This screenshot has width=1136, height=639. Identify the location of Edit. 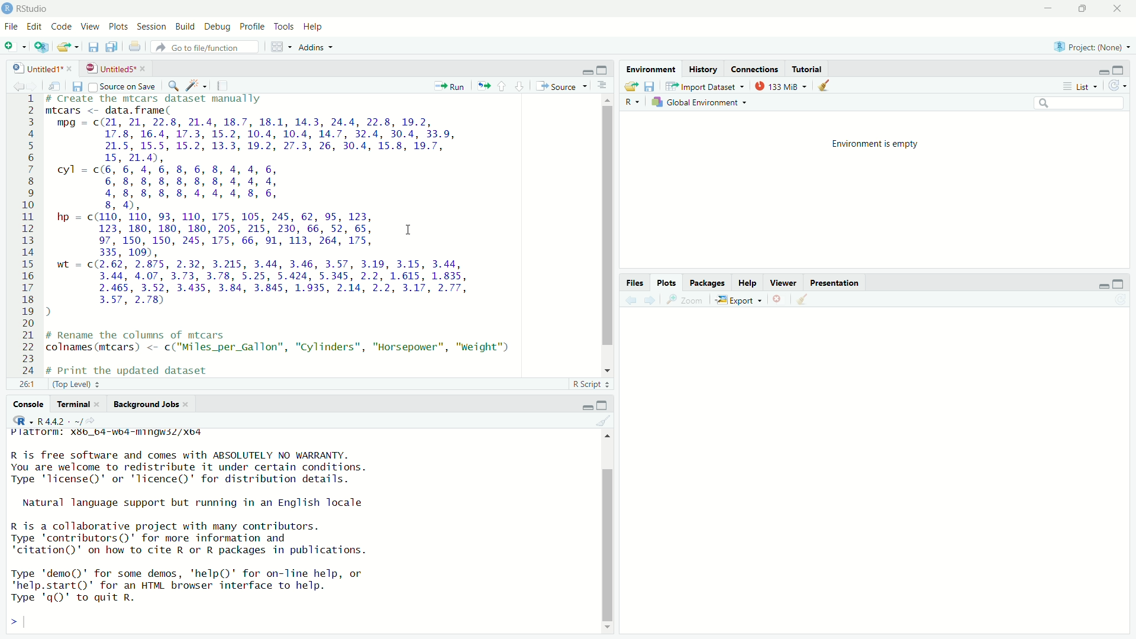
(34, 27).